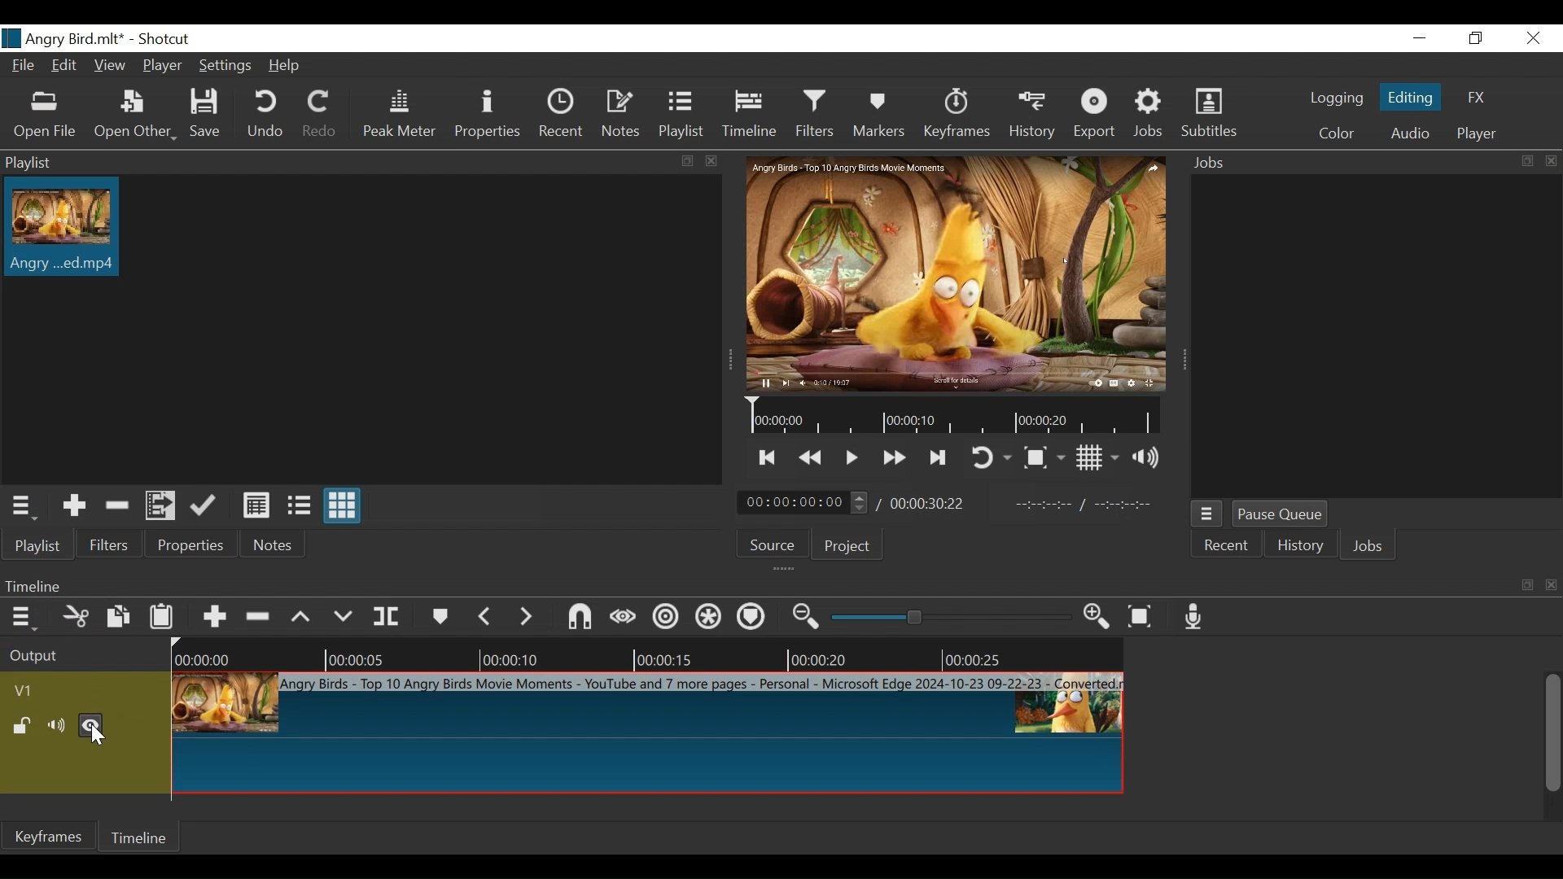  I want to click on Append, so click(214, 617).